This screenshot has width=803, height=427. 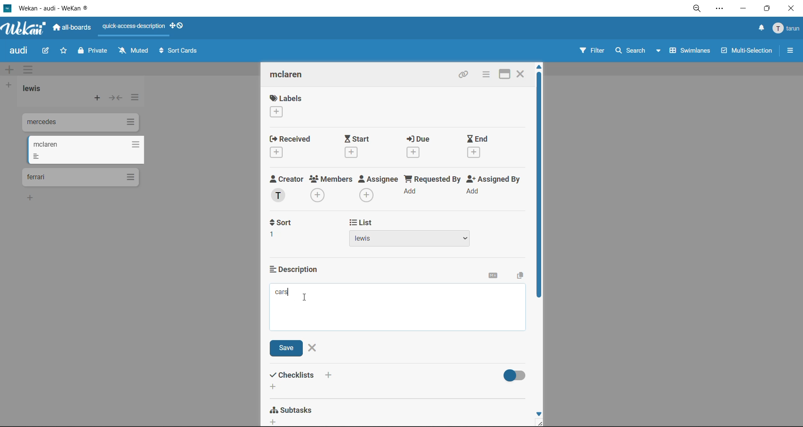 What do you see at coordinates (46, 51) in the screenshot?
I see `edit` at bounding box center [46, 51].